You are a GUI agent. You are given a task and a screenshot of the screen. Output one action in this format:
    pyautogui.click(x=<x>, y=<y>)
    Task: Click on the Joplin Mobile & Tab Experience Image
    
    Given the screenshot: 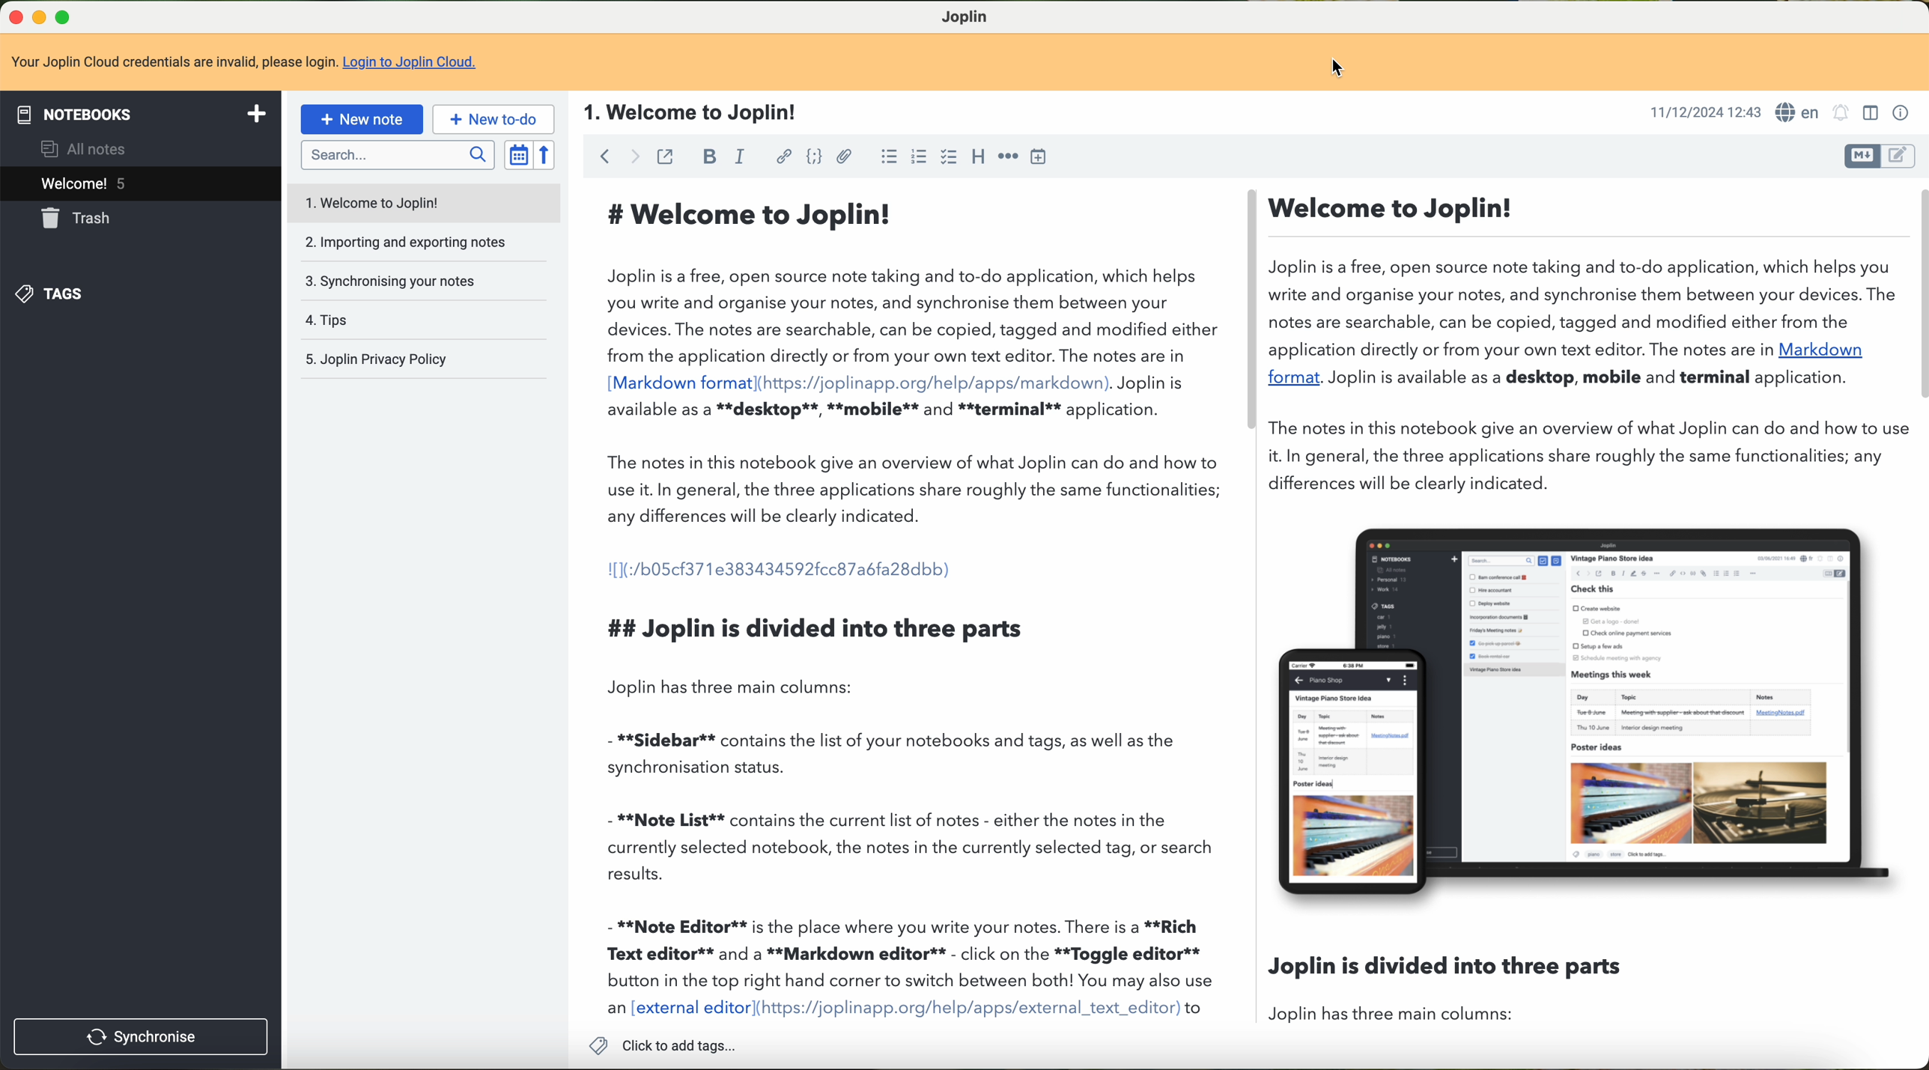 What is the action you would take?
    pyautogui.click(x=1587, y=714)
    